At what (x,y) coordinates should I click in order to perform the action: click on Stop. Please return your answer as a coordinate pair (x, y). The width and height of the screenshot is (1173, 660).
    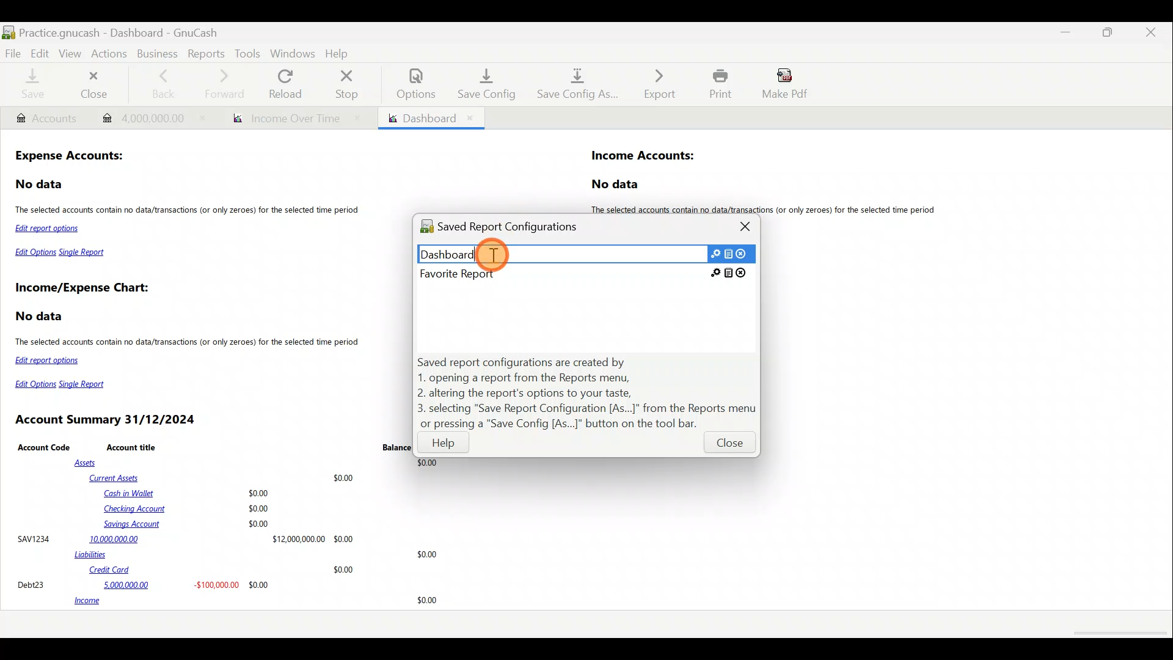
    Looking at the image, I should click on (350, 84).